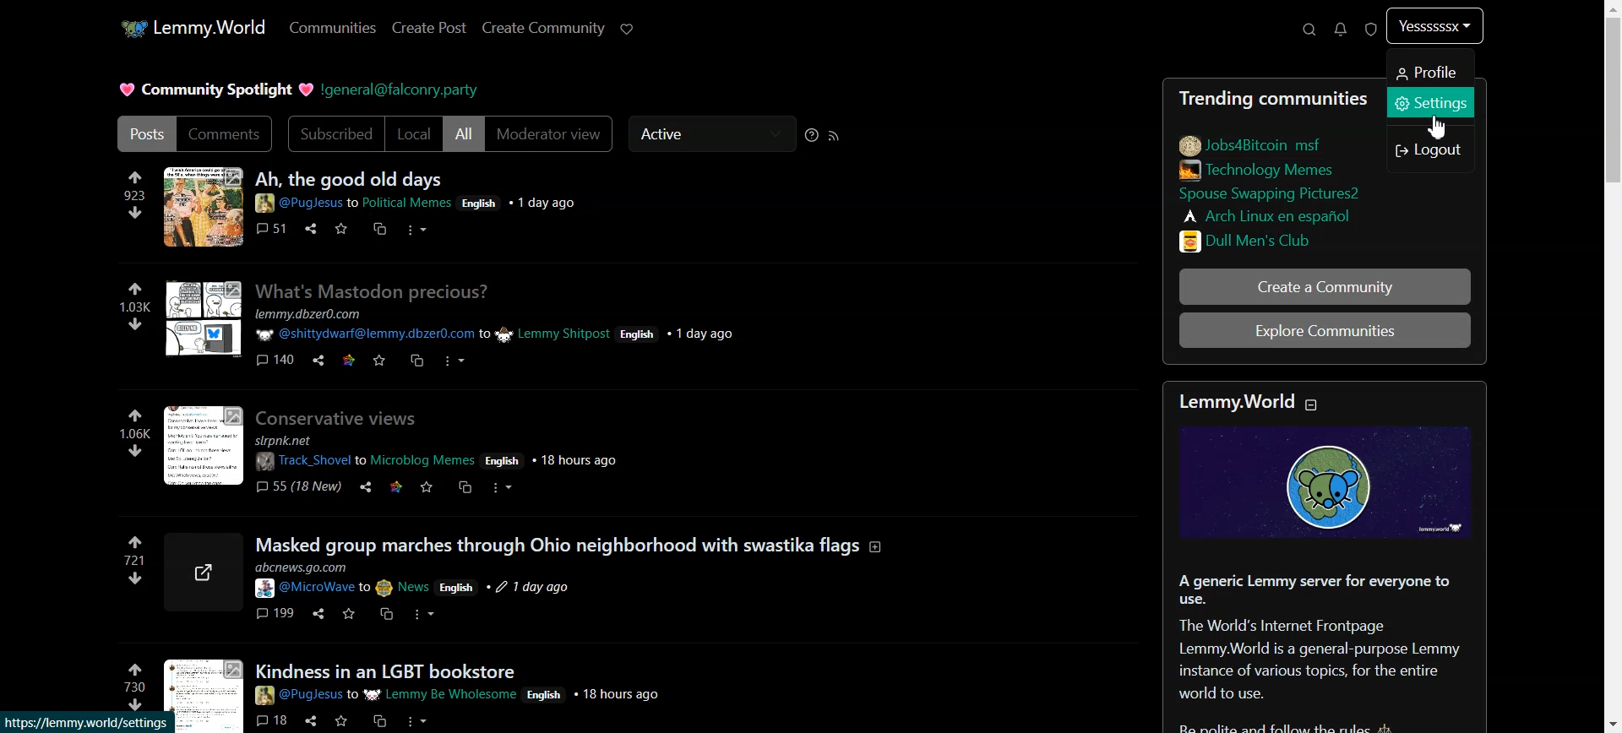  Describe the element at coordinates (467, 201) in the screenshot. I see `post details` at that location.